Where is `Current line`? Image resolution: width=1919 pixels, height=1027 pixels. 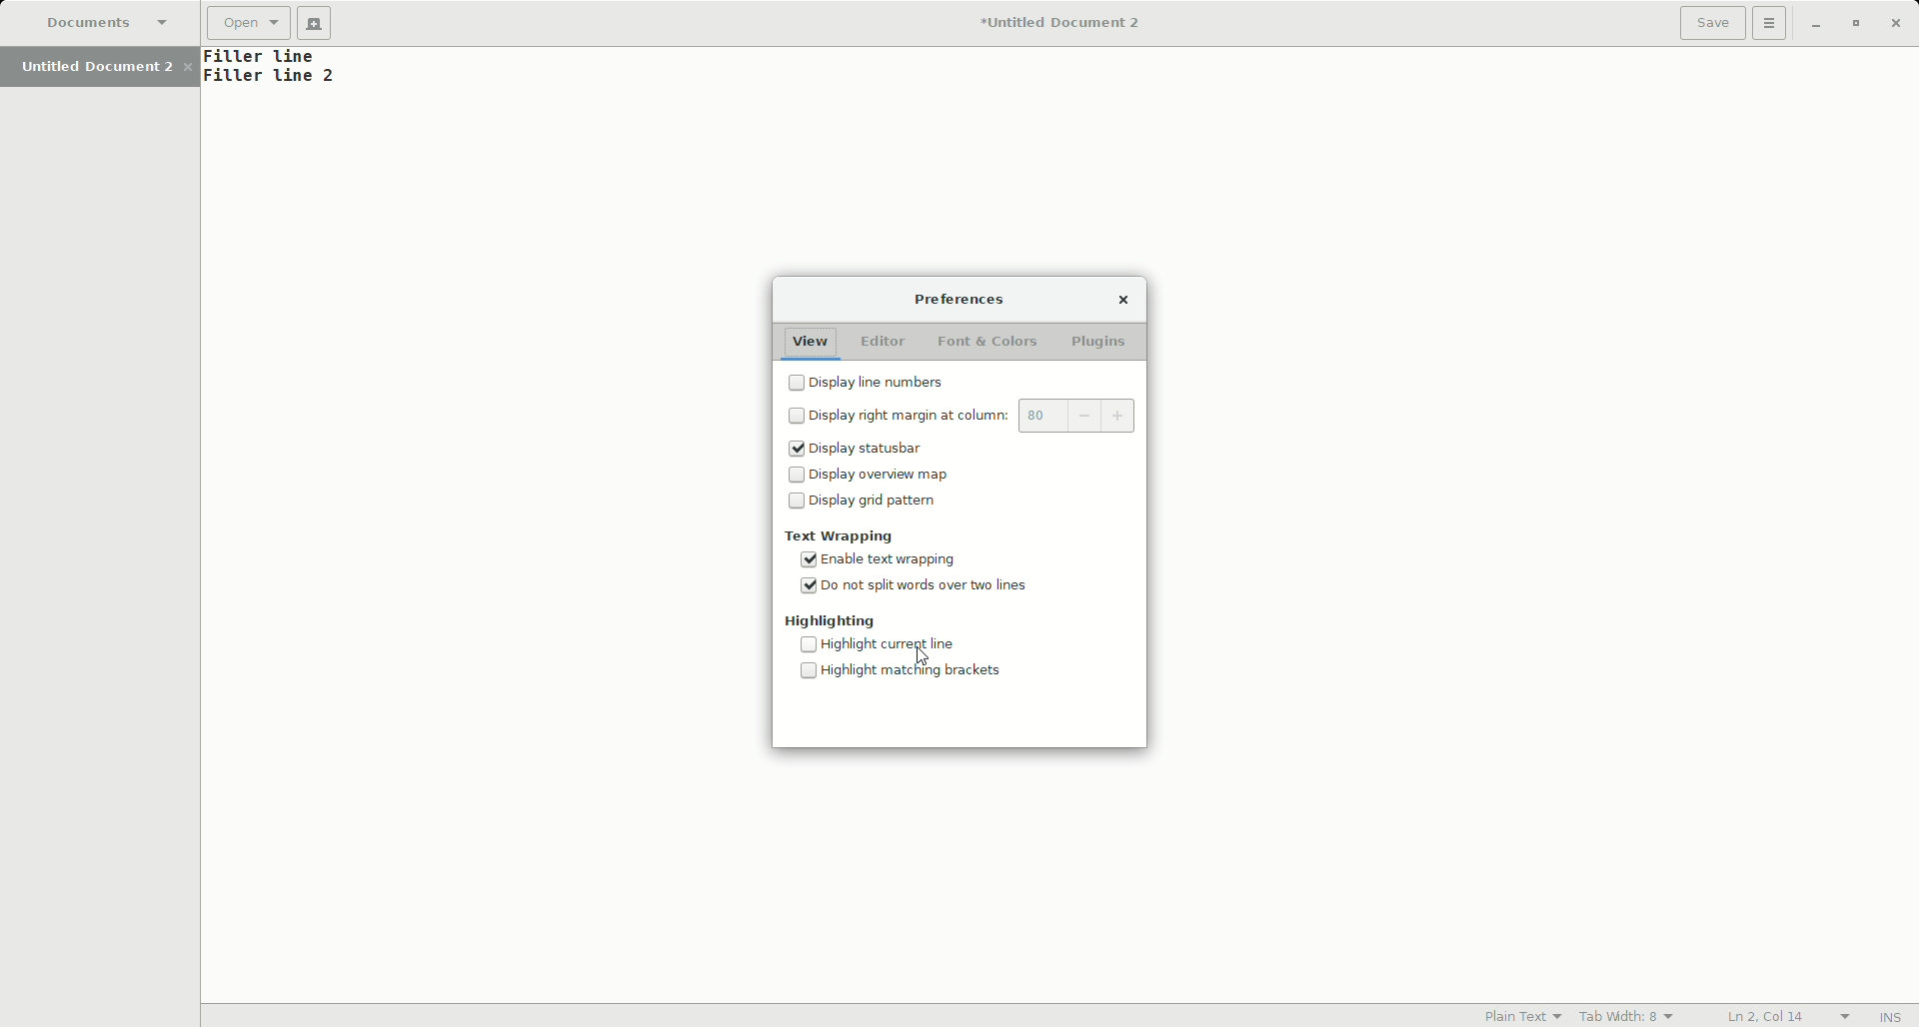 Current line is located at coordinates (910, 644).